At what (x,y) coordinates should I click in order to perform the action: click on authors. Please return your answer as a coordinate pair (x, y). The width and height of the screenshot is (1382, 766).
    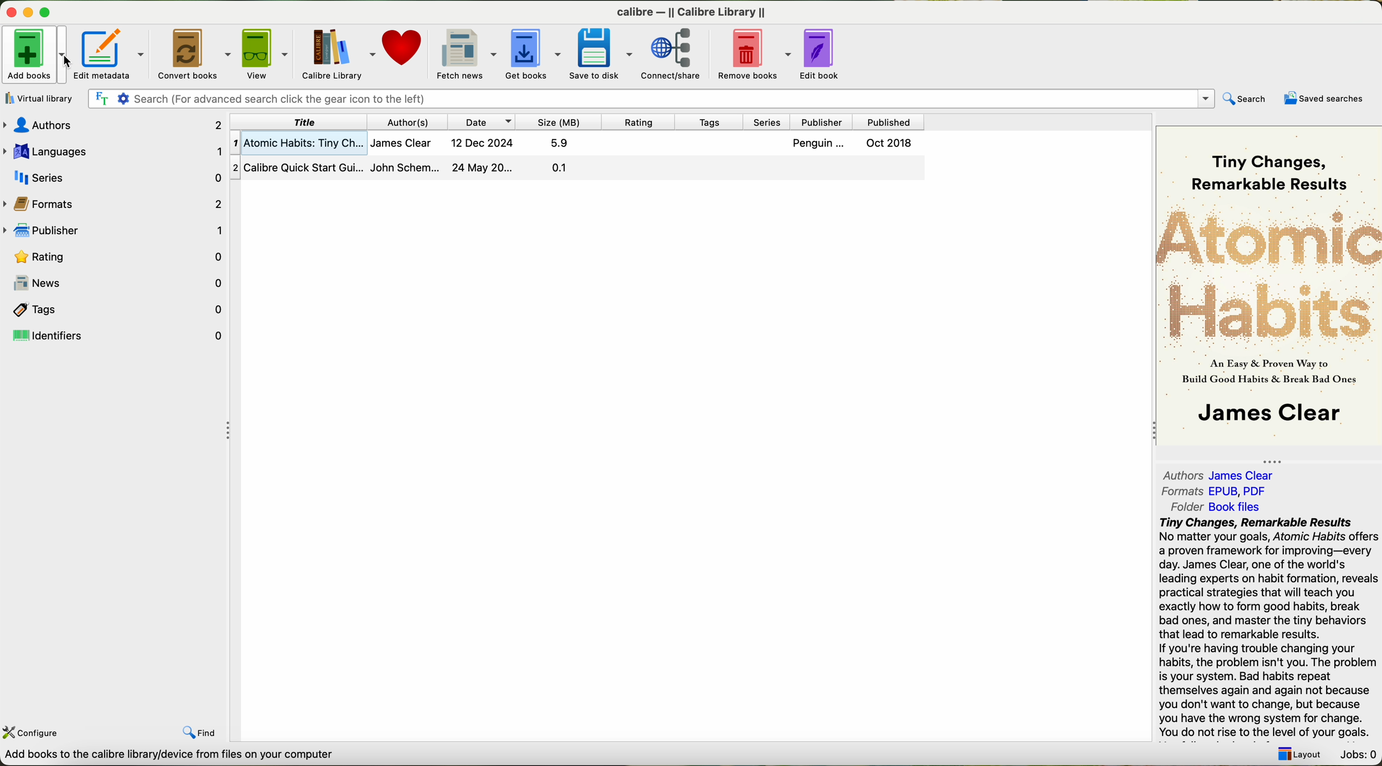
    Looking at the image, I should click on (1224, 474).